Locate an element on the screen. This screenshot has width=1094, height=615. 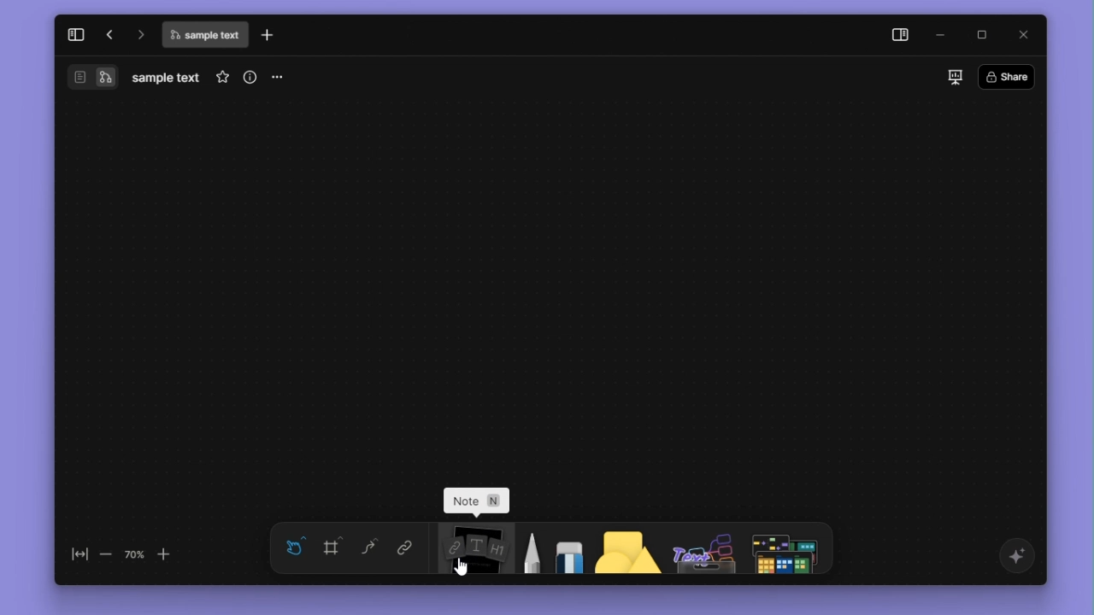
Note N is located at coordinates (474, 548).